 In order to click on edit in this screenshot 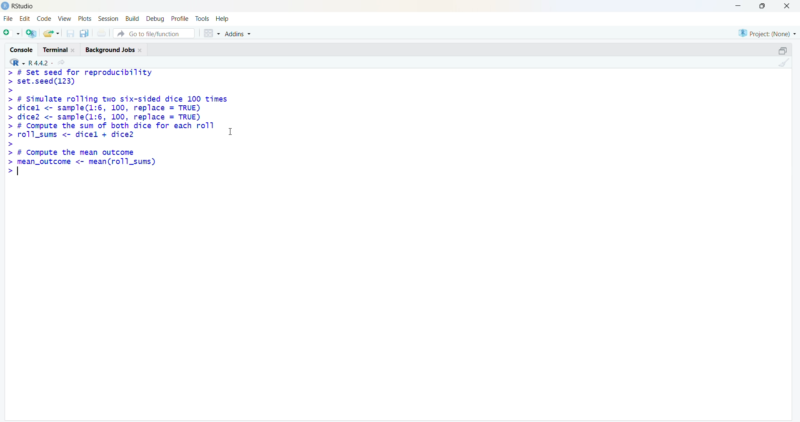, I will do `click(25, 18)`.